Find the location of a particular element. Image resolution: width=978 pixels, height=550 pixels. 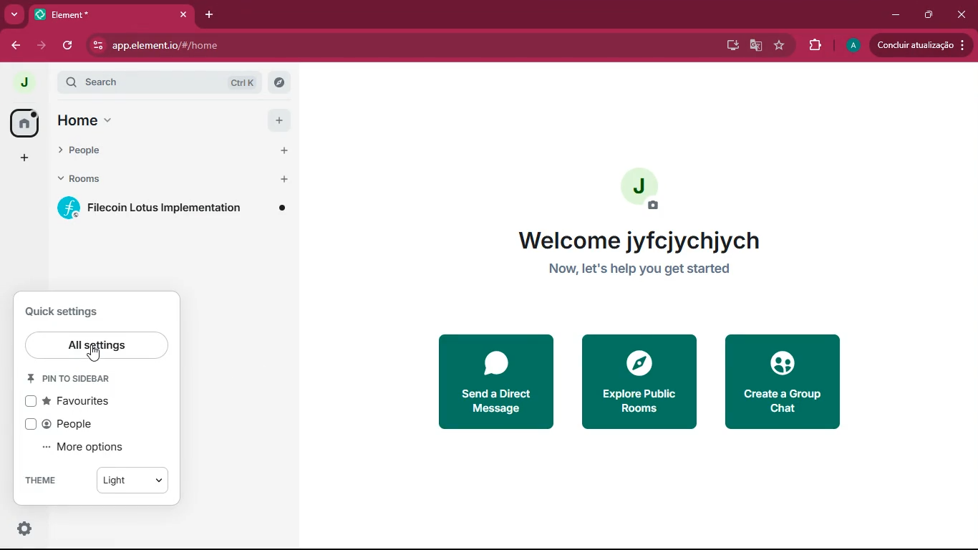

people is located at coordinates (67, 424).